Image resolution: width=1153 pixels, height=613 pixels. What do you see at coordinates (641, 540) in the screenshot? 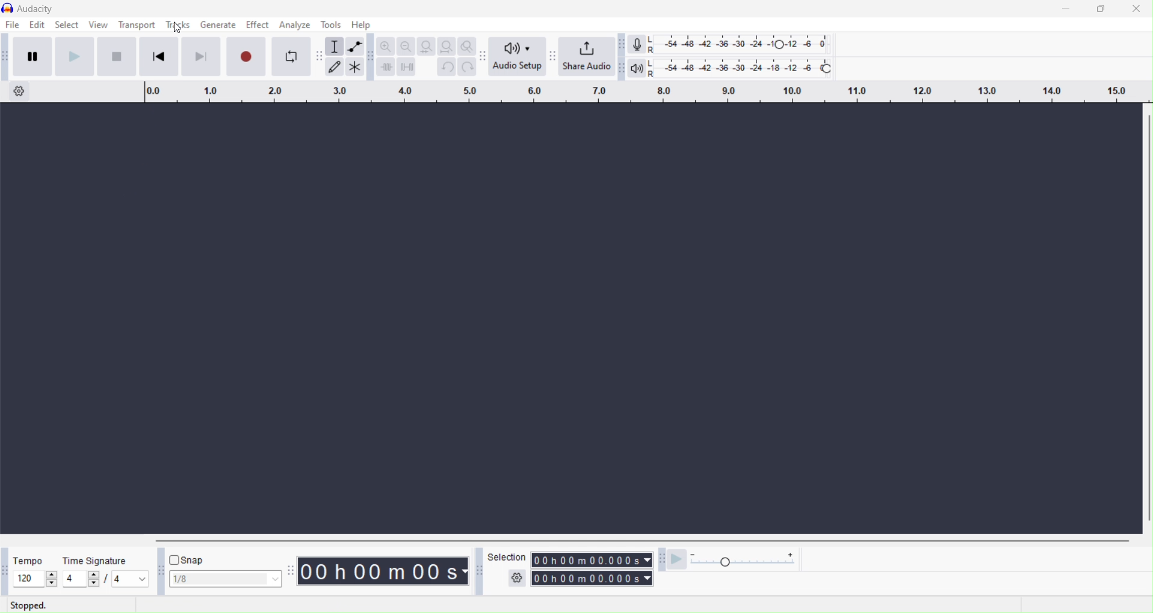
I see `Vertical scroll bar` at bounding box center [641, 540].